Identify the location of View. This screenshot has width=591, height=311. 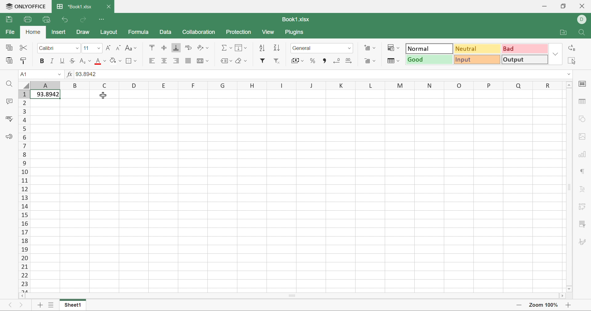
(269, 32).